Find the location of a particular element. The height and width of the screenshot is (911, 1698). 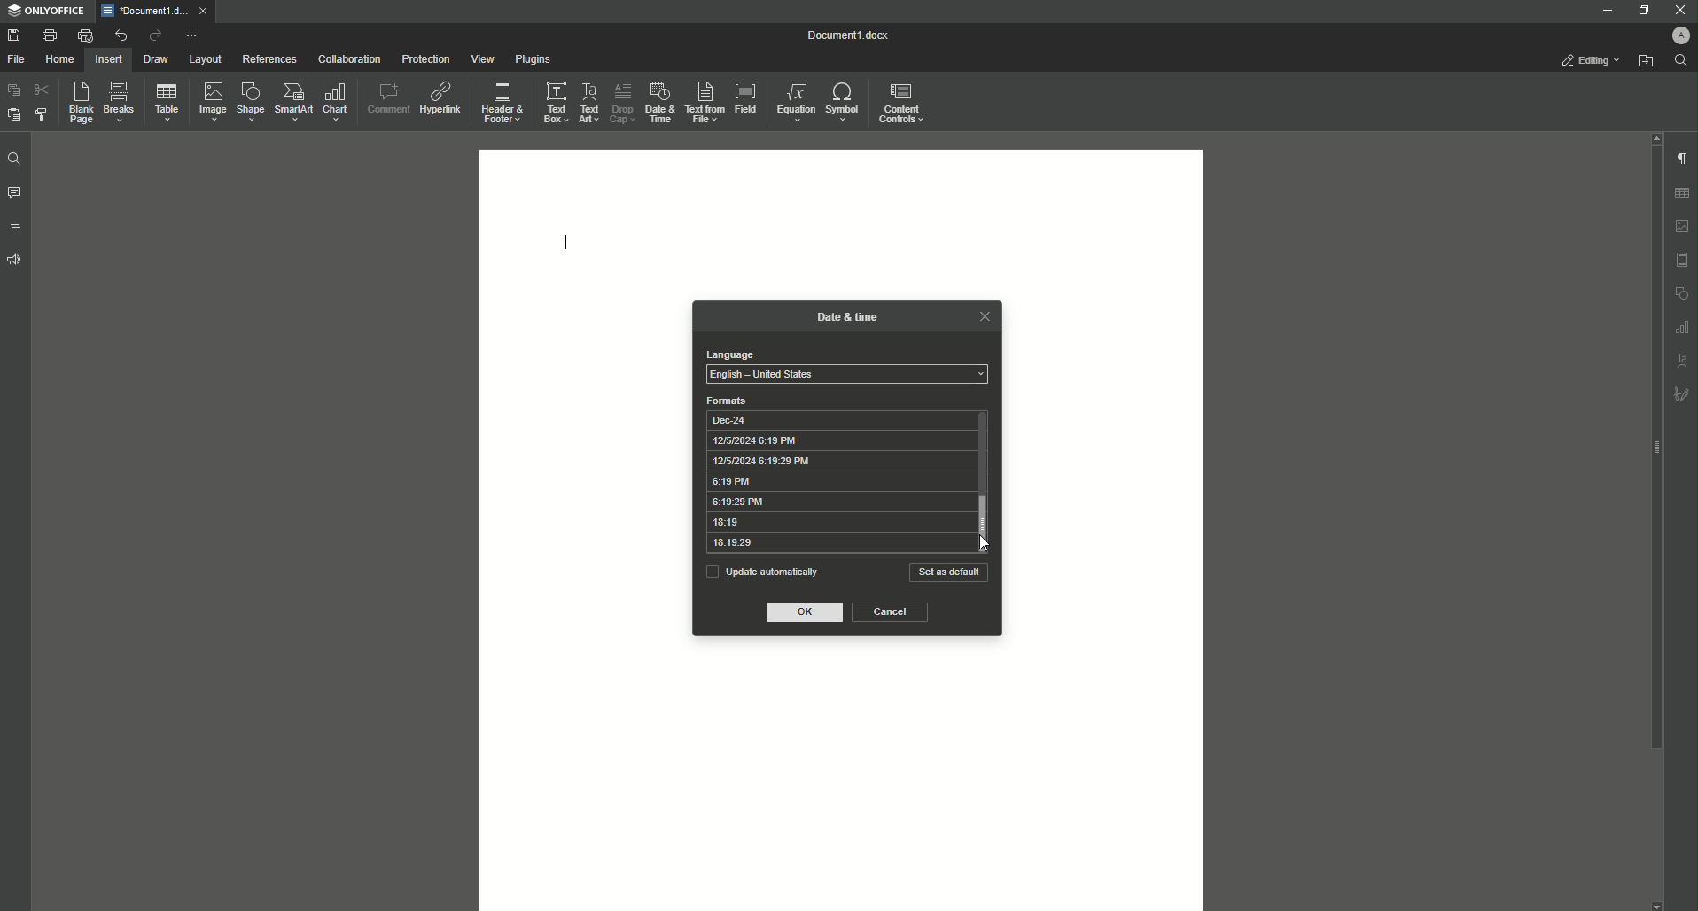

Cut is located at coordinates (41, 90).